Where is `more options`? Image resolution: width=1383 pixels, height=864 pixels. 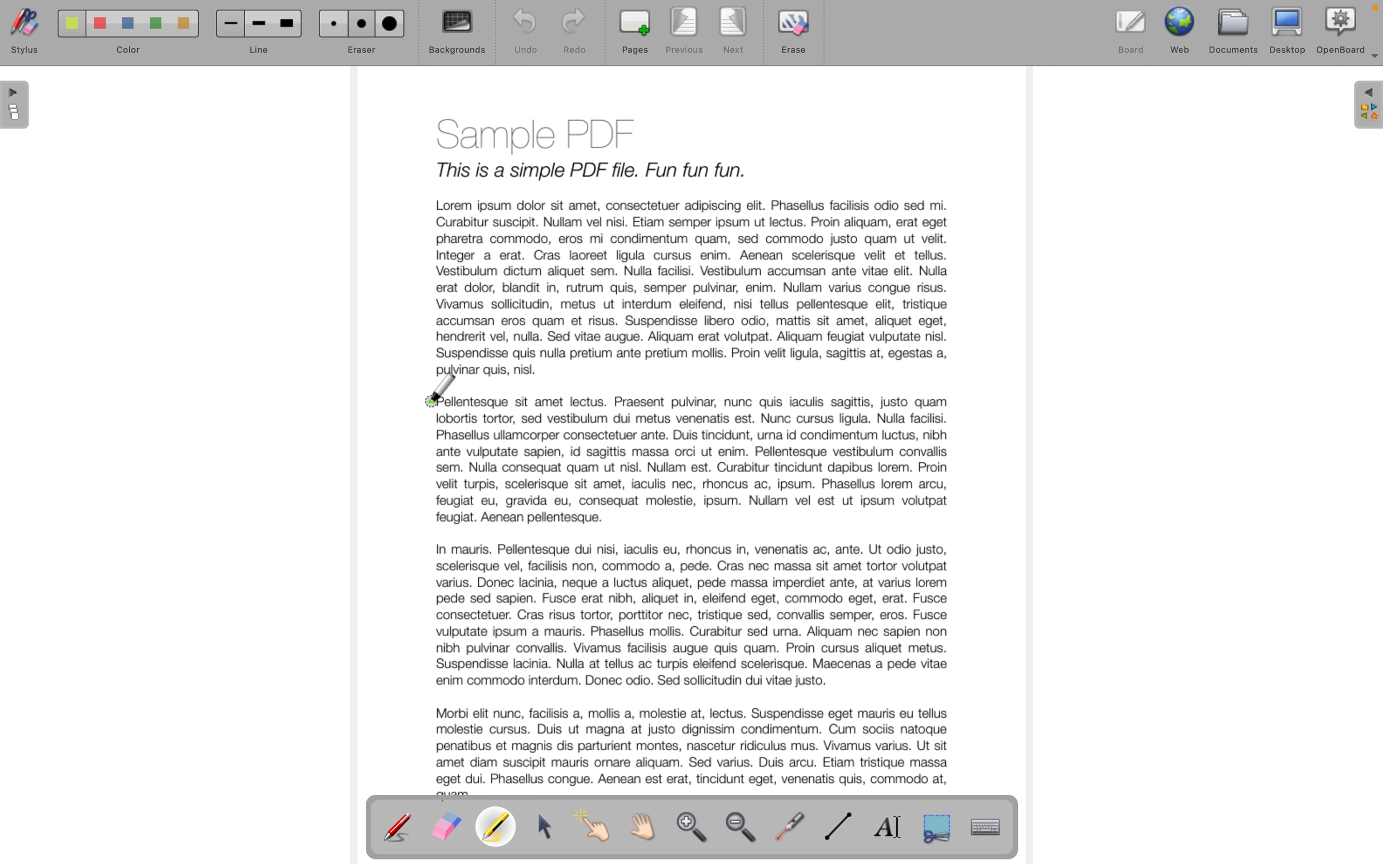
more options is located at coordinates (1372, 61).